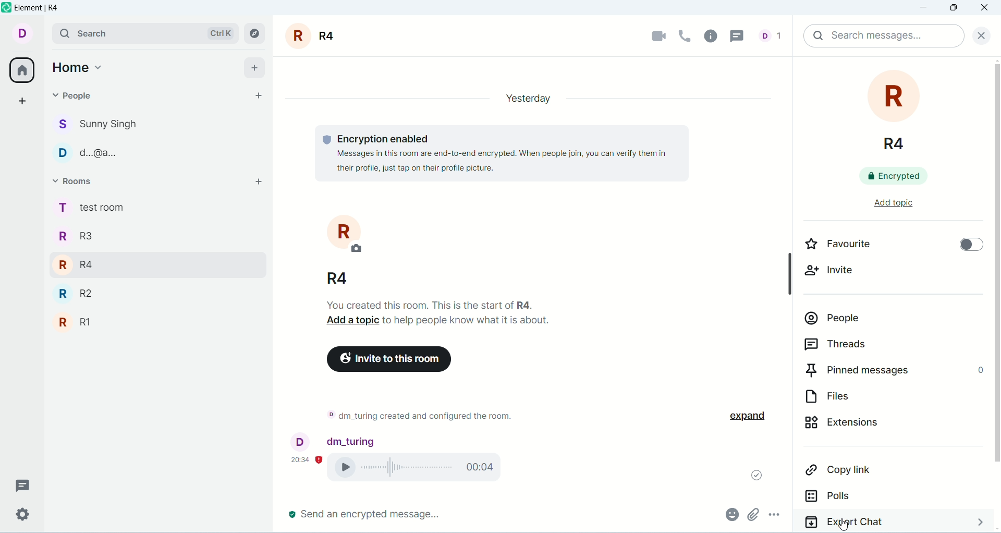  What do you see at coordinates (23, 486) in the screenshot?
I see `threads` at bounding box center [23, 486].